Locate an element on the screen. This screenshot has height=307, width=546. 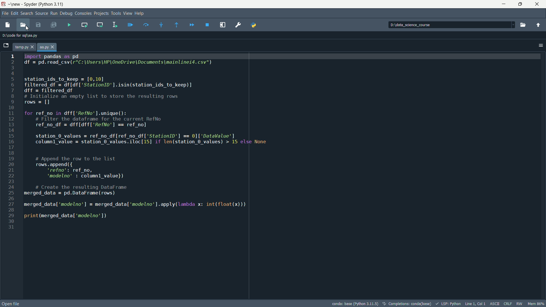
change to parent directory is located at coordinates (538, 25).